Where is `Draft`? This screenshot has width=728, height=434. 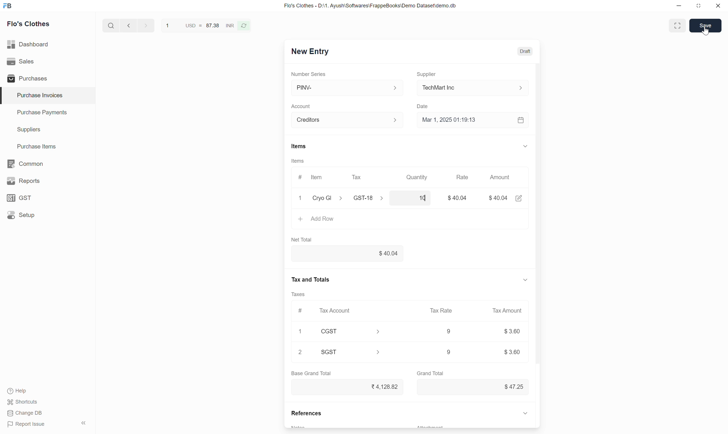 Draft is located at coordinates (526, 52).